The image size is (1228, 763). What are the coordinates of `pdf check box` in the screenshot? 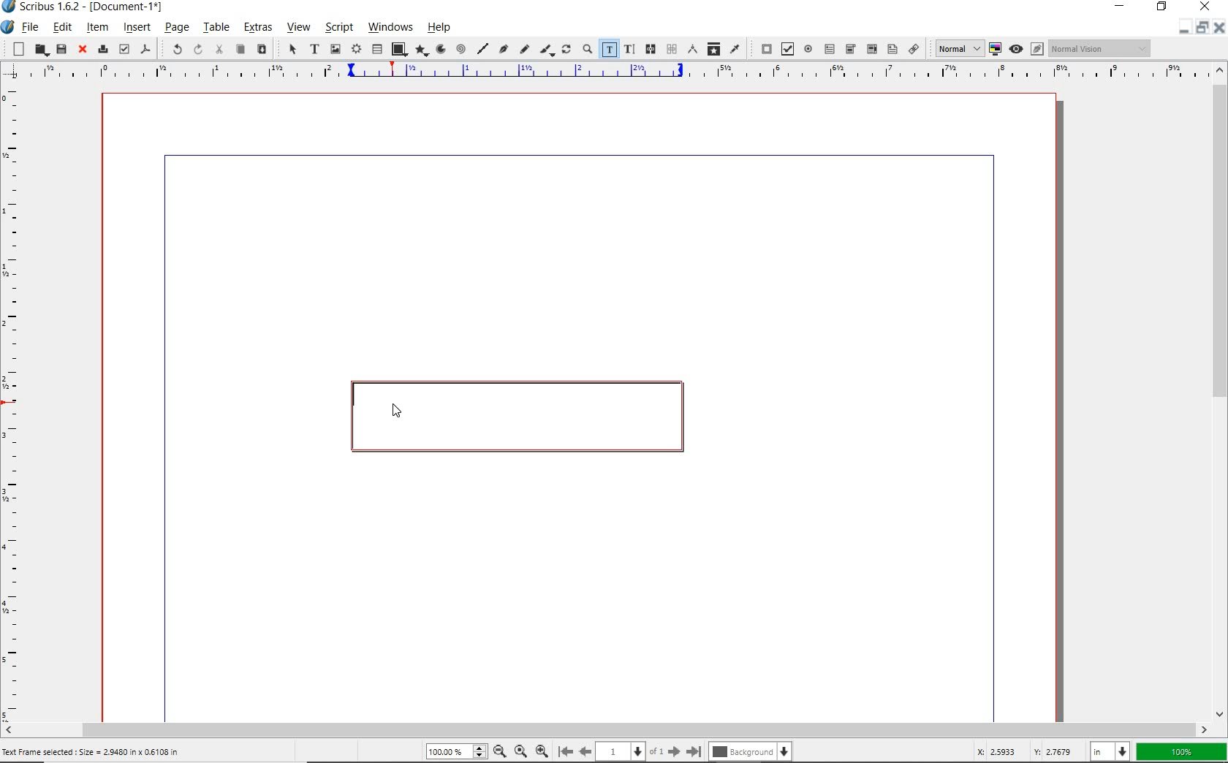 It's located at (787, 49).